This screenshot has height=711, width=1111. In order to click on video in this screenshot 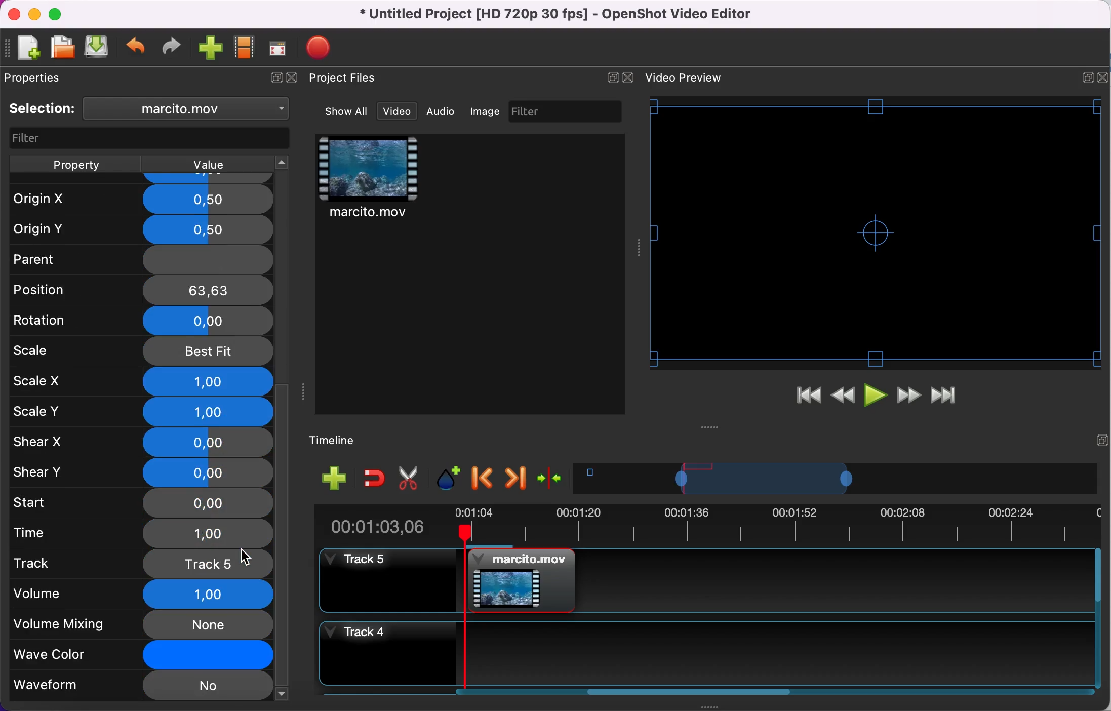, I will do `click(370, 179)`.